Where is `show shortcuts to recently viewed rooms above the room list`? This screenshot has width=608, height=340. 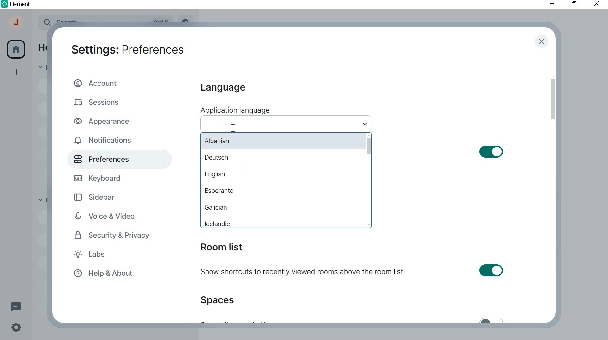 show shortcuts to recently viewed rooms above the room list is located at coordinates (353, 272).